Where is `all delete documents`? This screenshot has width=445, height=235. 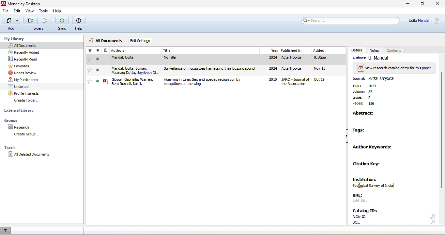 all delete documents is located at coordinates (29, 154).